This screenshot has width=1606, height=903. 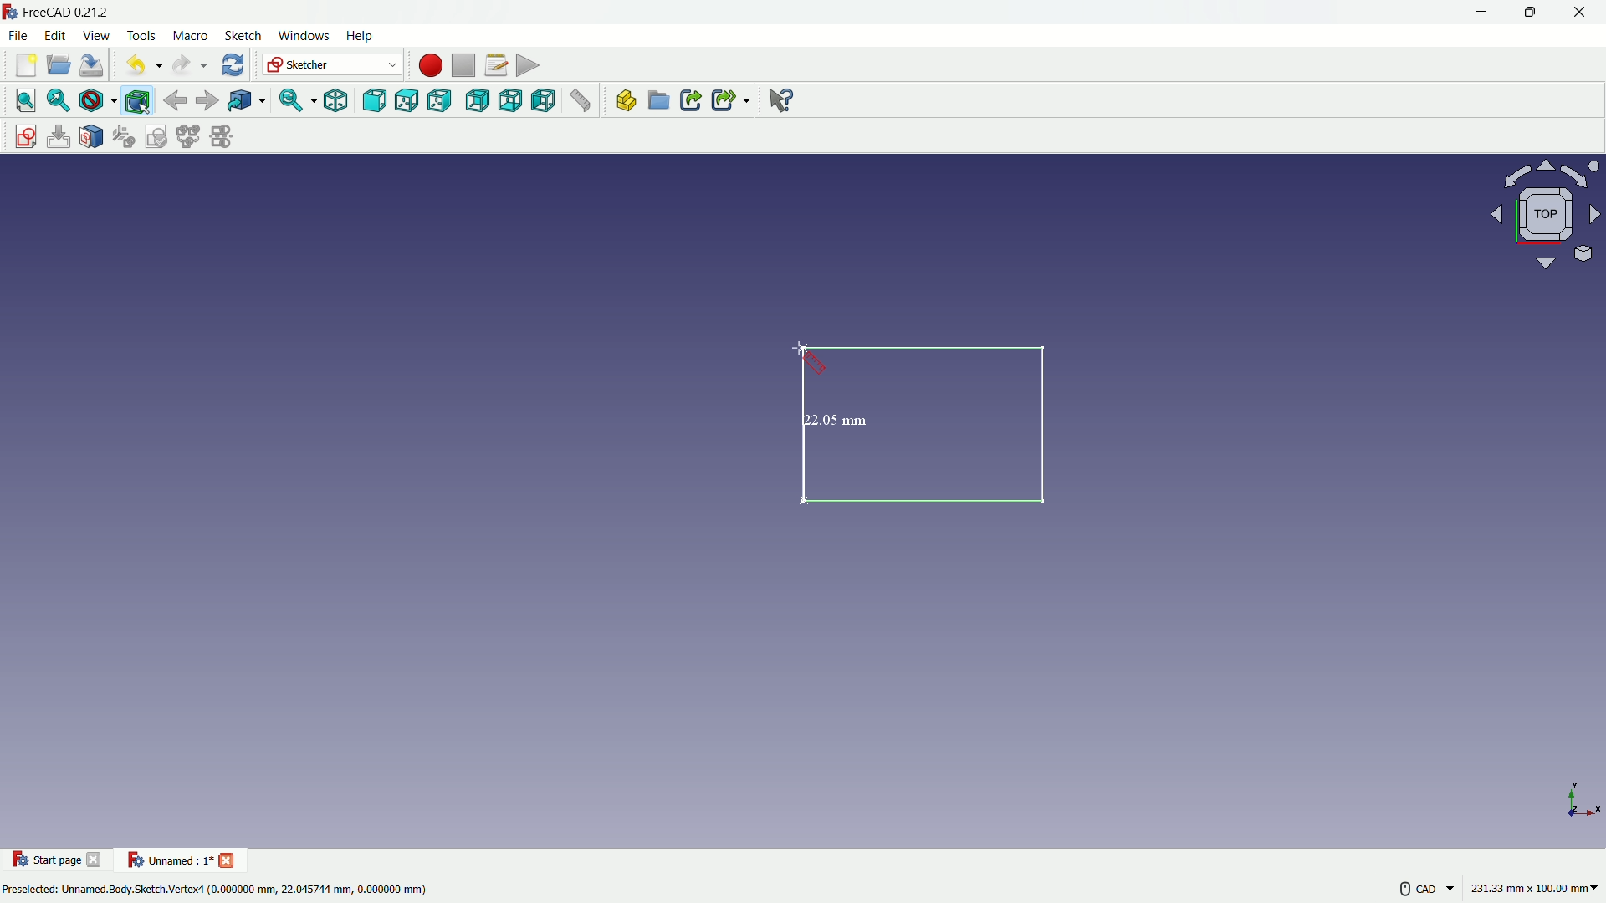 What do you see at coordinates (373, 100) in the screenshot?
I see `front view` at bounding box center [373, 100].